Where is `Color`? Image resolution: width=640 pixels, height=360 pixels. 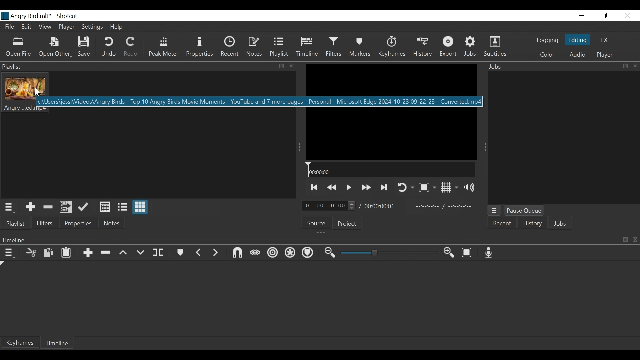 Color is located at coordinates (547, 55).